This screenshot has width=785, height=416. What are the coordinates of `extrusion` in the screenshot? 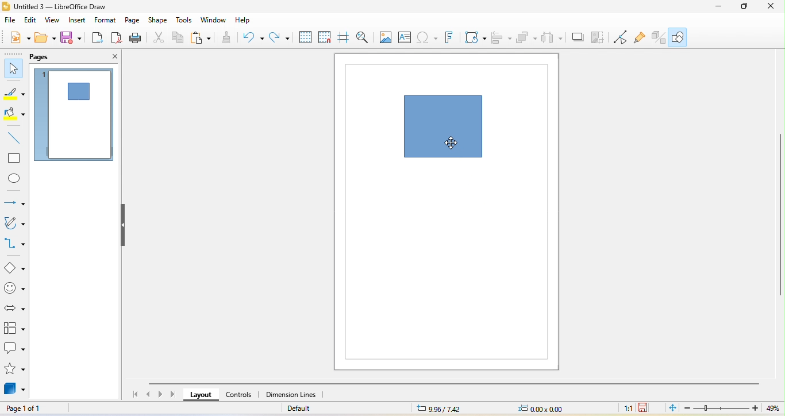 It's located at (659, 37).